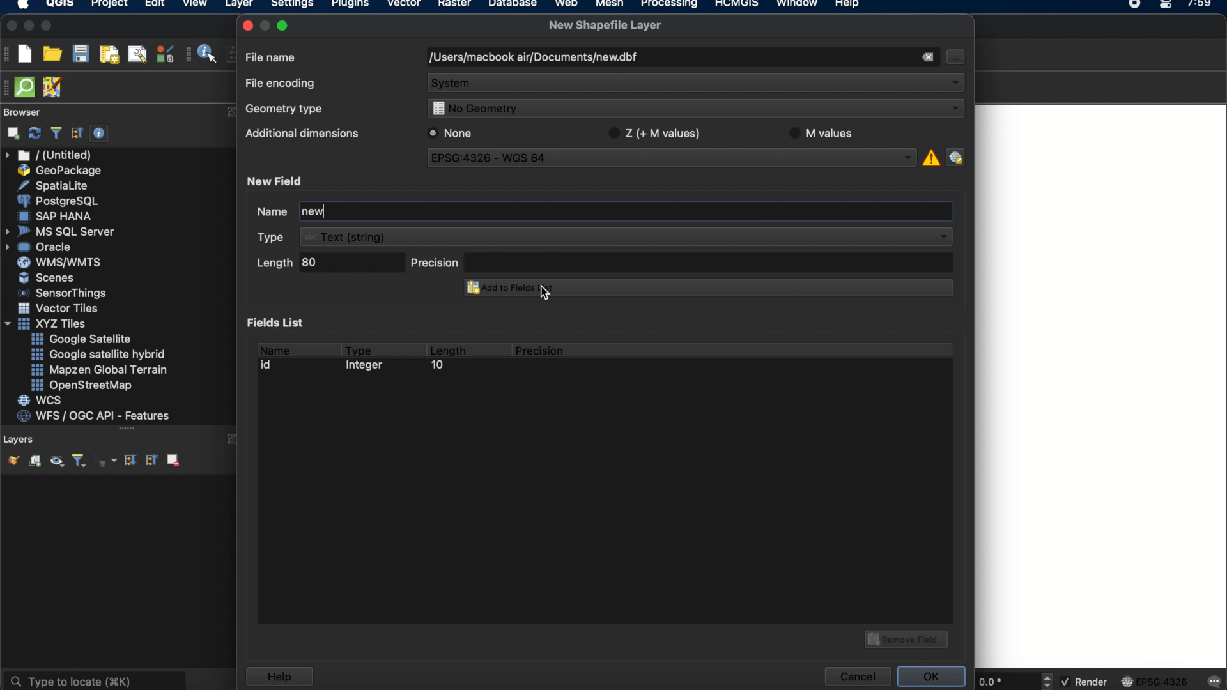 This screenshot has height=690, width=1227. I want to click on filter legend, so click(78, 461).